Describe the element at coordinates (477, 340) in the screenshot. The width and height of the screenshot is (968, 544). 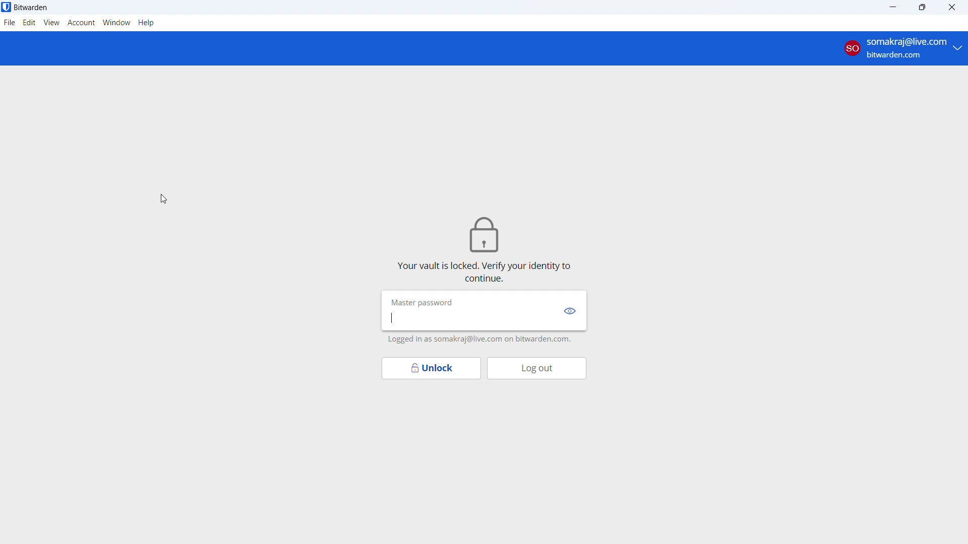
I see `logged in account info` at that location.